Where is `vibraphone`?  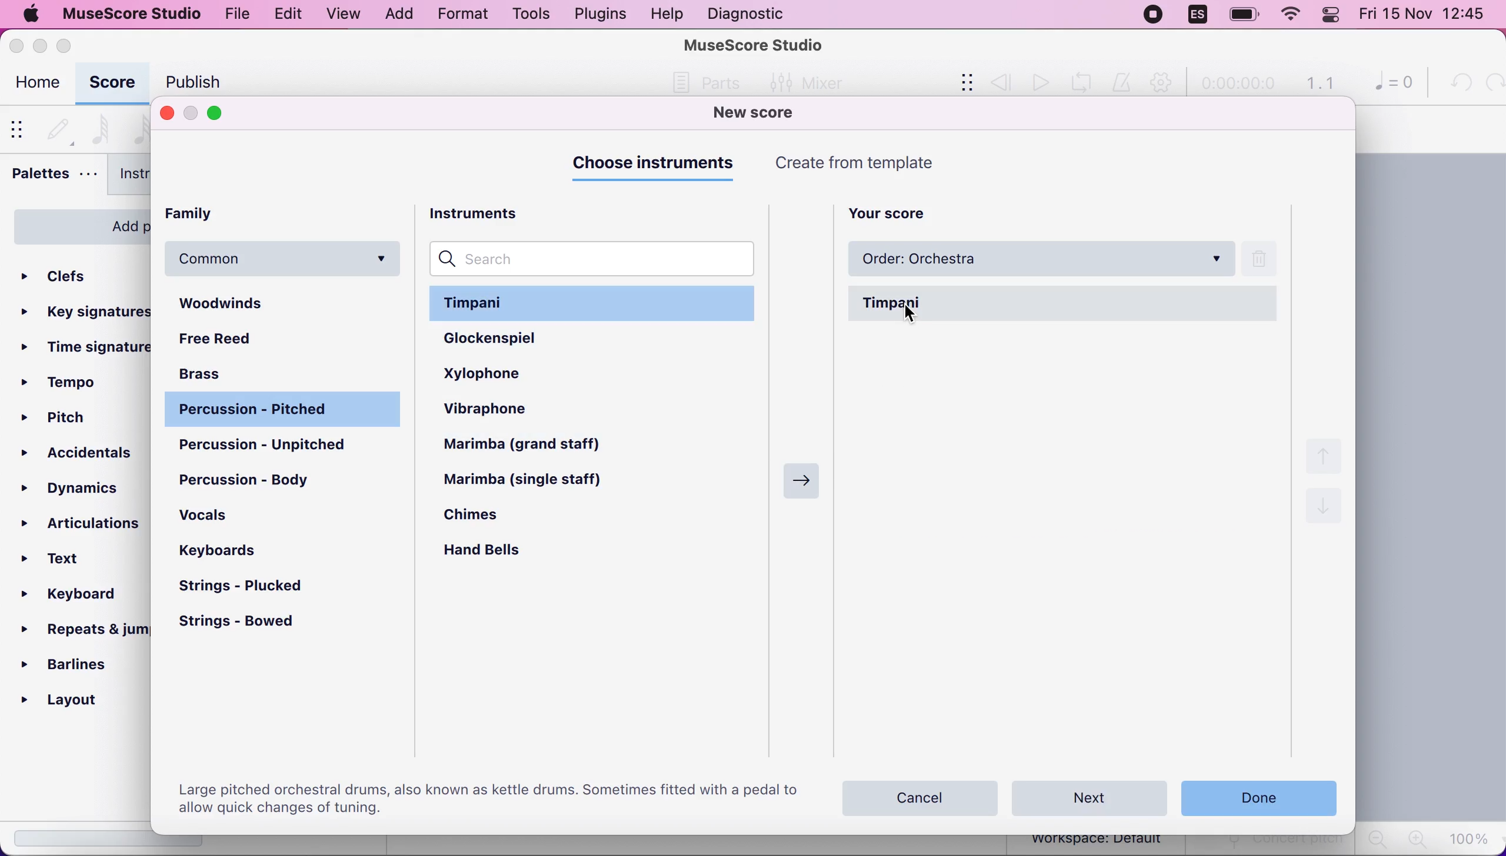 vibraphone is located at coordinates (507, 411).